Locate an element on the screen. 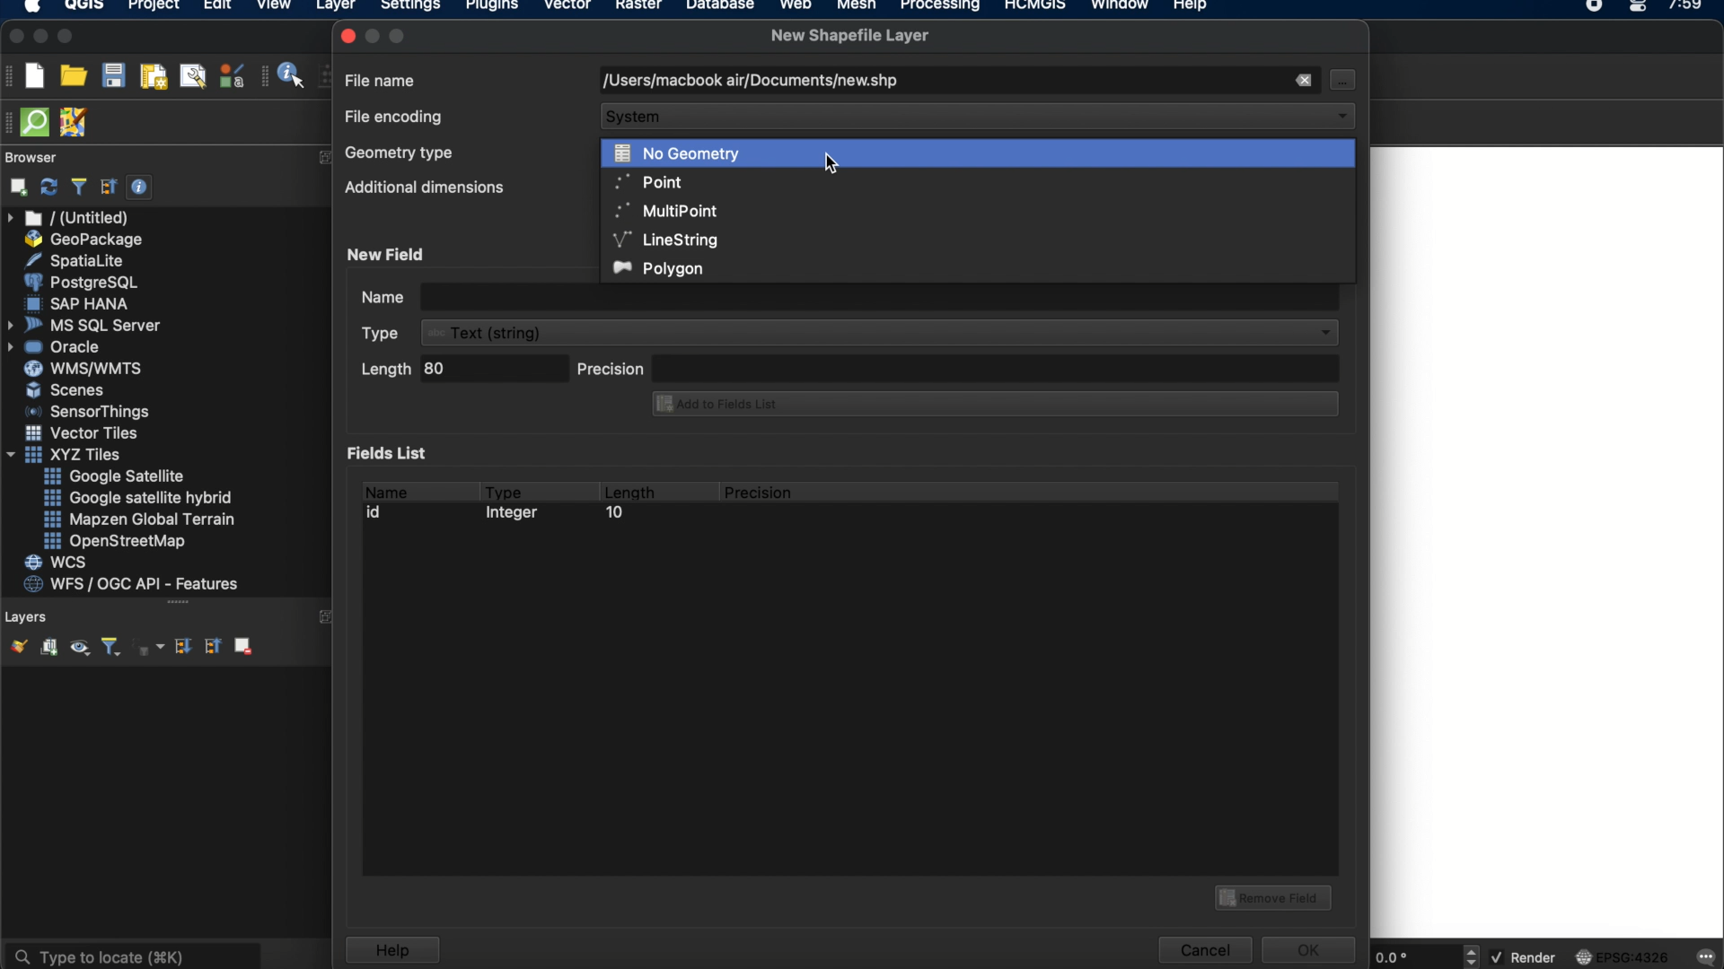 The width and height of the screenshot is (1724, 969). new shaoefile layer is located at coordinates (850, 36).